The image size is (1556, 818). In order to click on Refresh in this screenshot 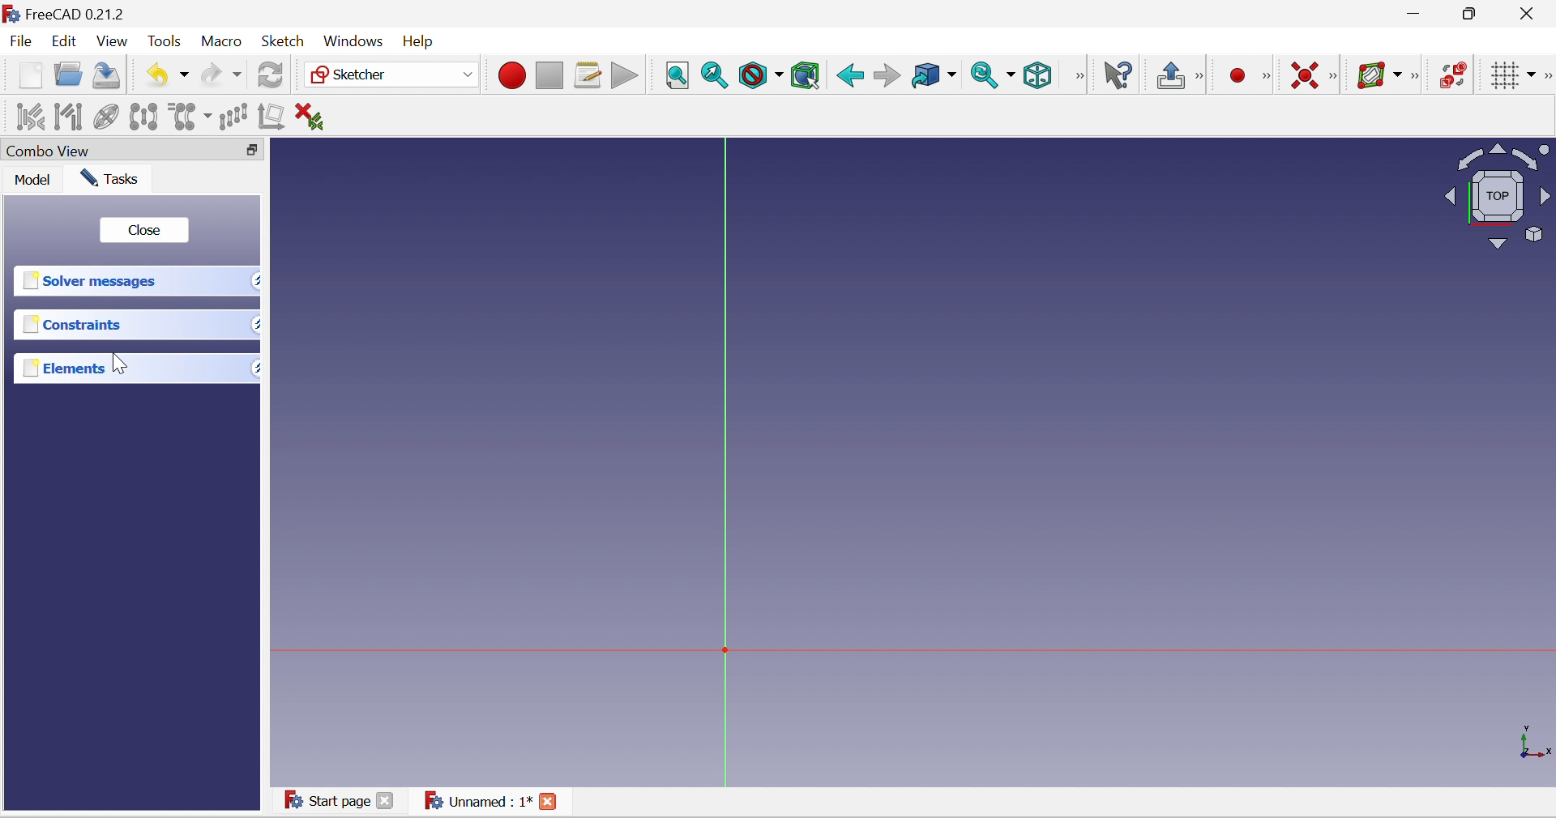, I will do `click(273, 76)`.